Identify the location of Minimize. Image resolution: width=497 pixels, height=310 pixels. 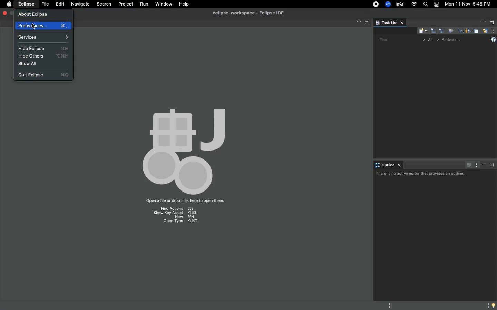
(484, 165).